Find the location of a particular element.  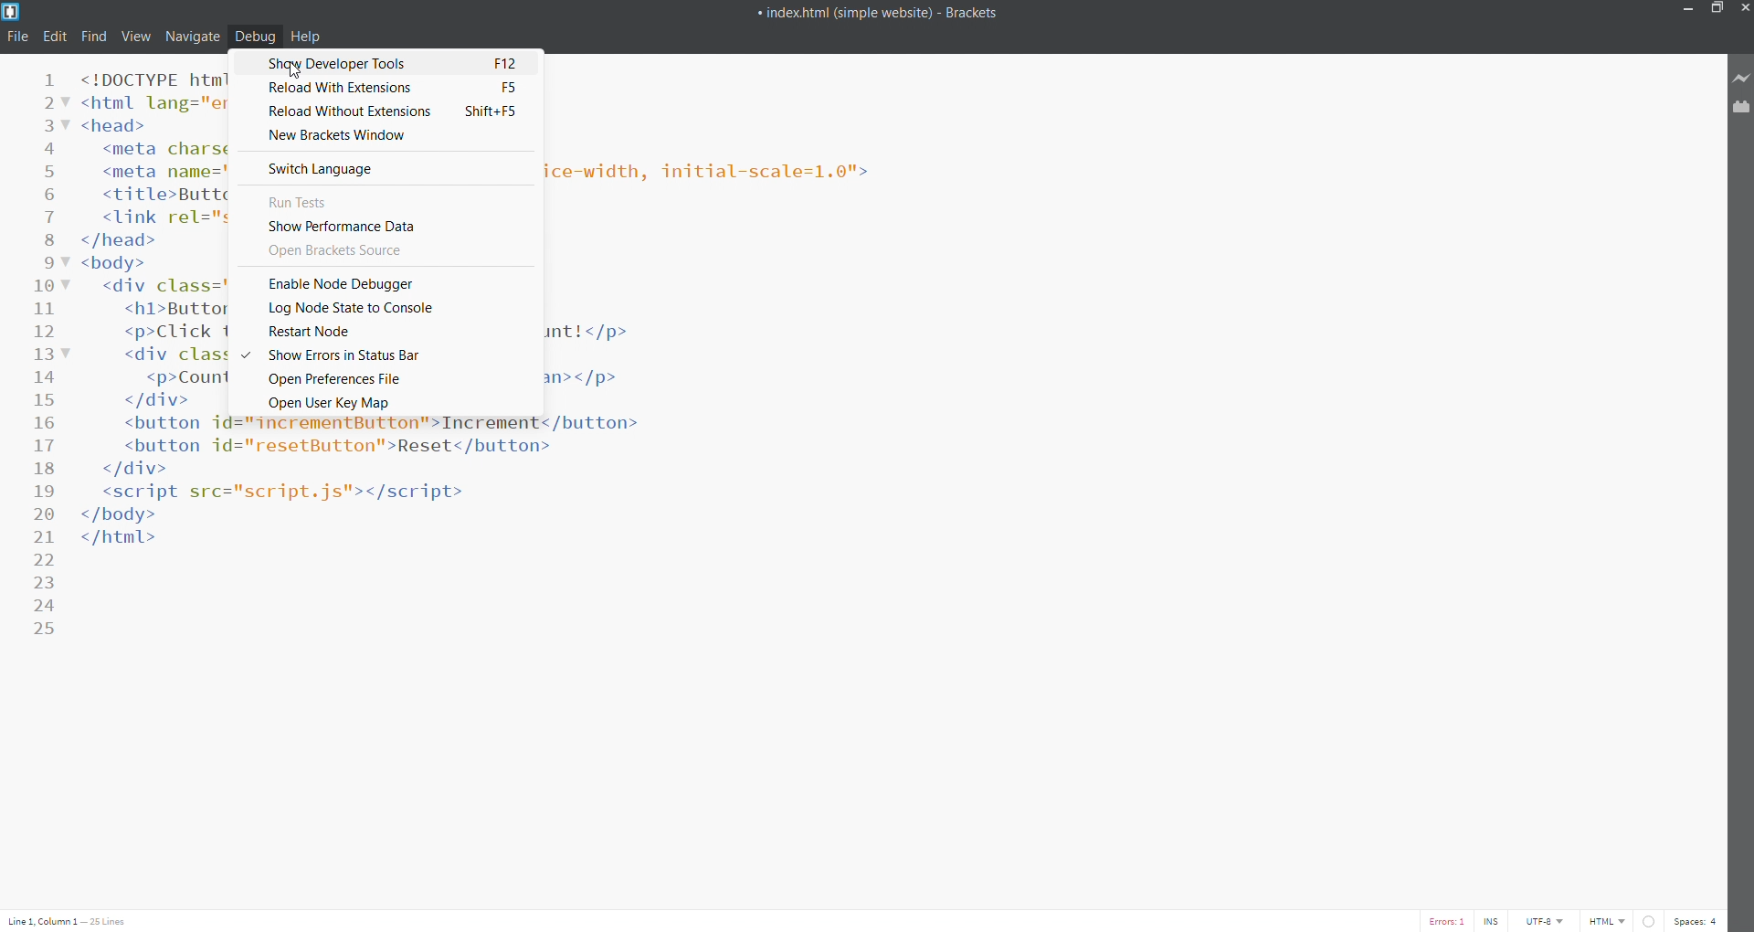

errorr is located at coordinates (1654, 921).